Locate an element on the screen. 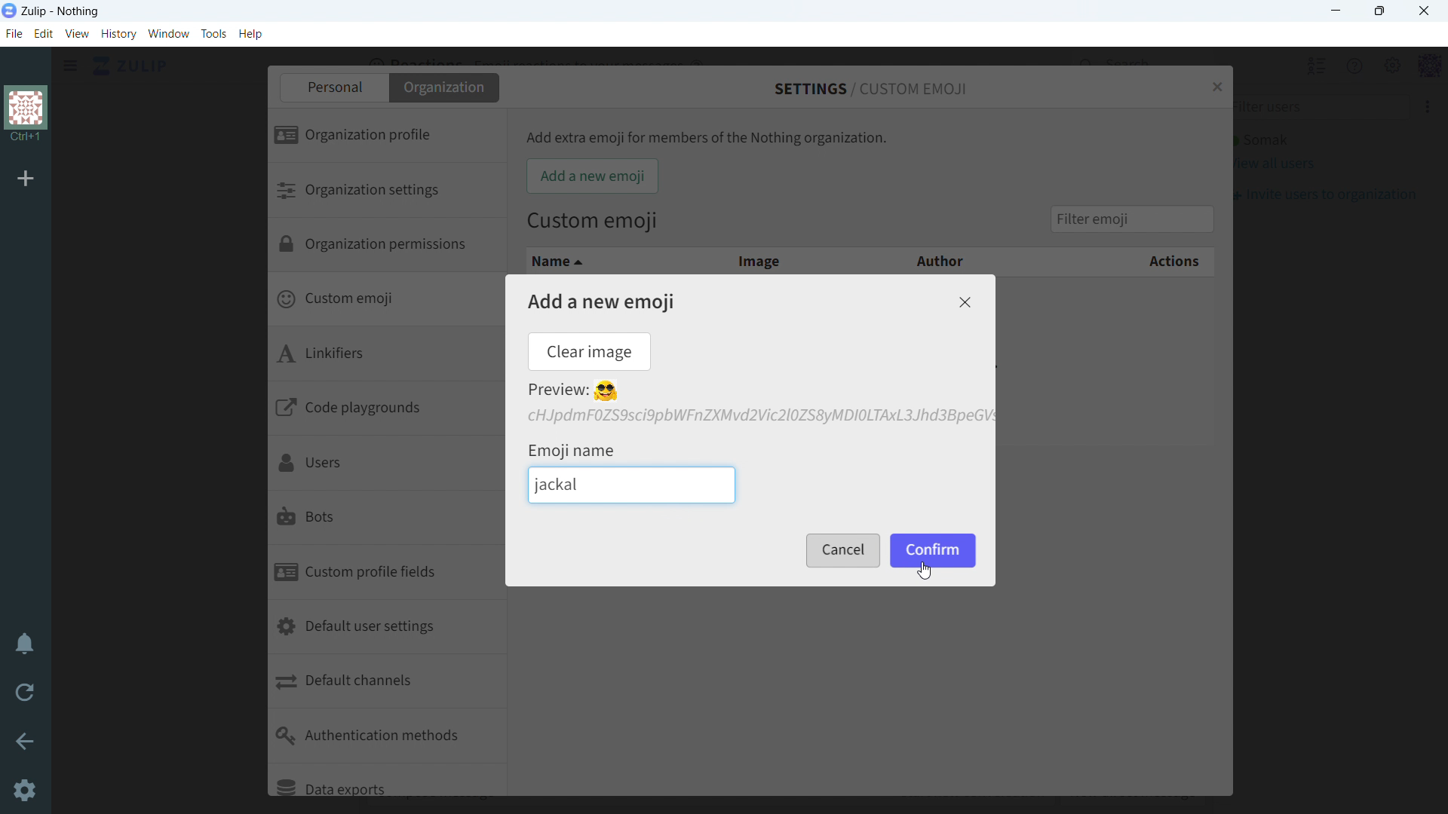 The image size is (1448, 814). linkifiers is located at coordinates (385, 357).